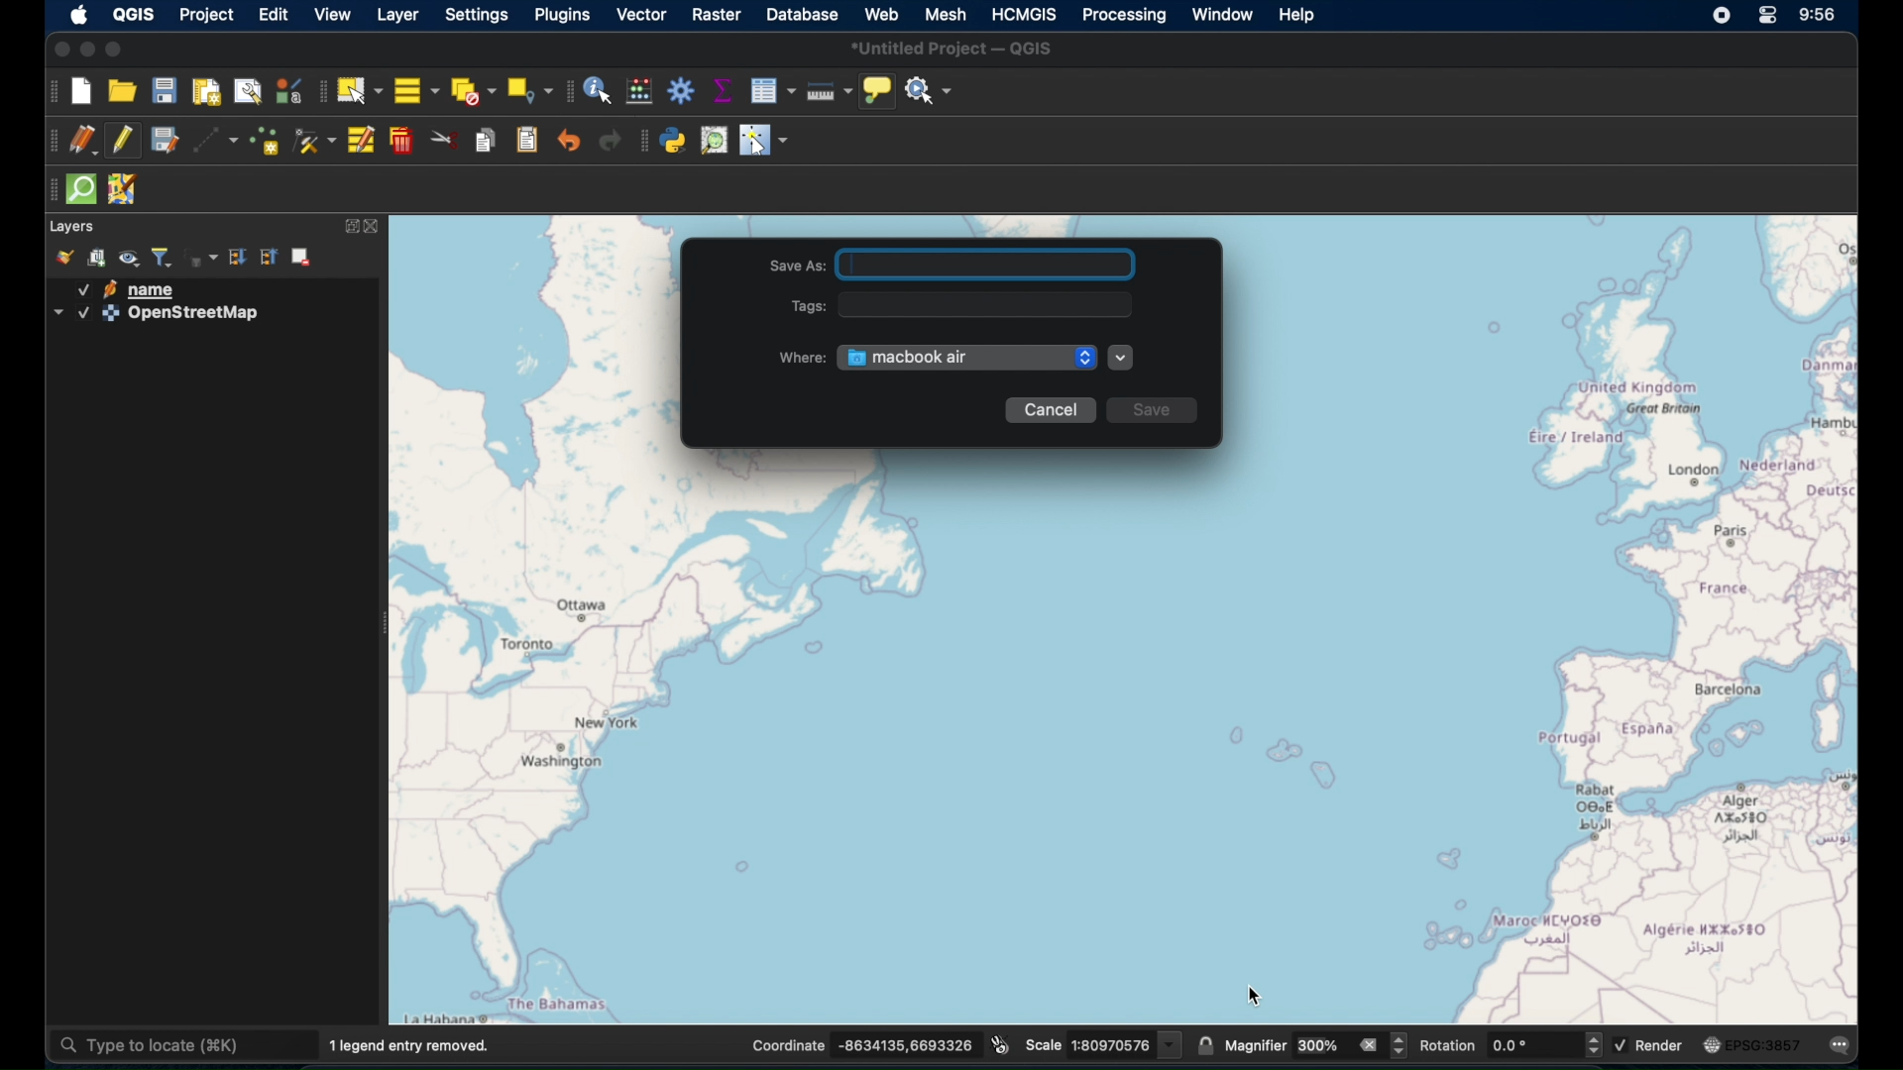  Describe the element at coordinates (376, 227) in the screenshot. I see `close` at that location.